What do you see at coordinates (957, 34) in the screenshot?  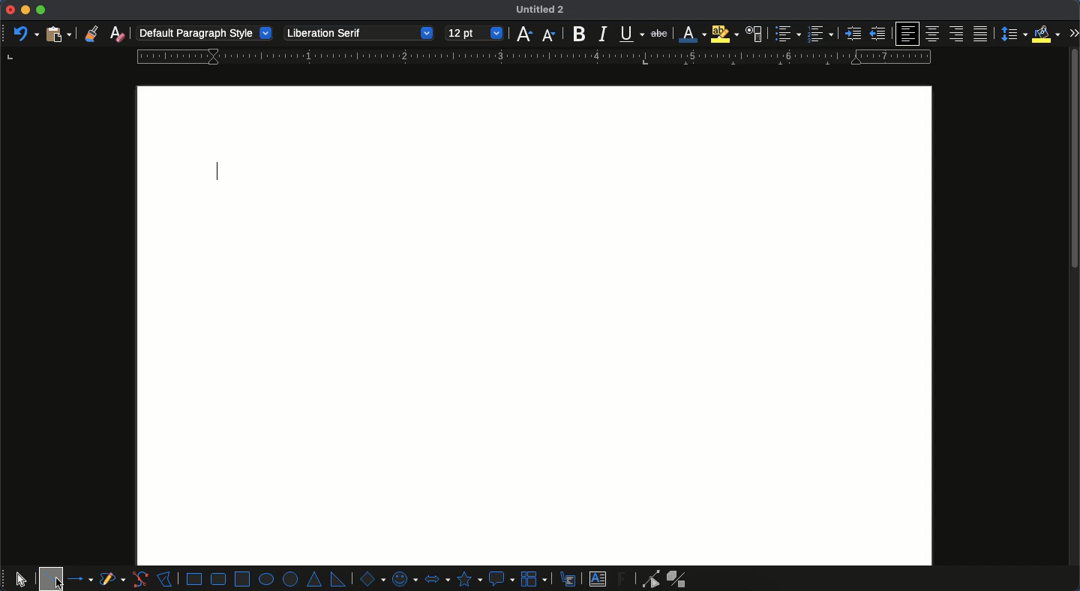 I see `right align` at bounding box center [957, 34].